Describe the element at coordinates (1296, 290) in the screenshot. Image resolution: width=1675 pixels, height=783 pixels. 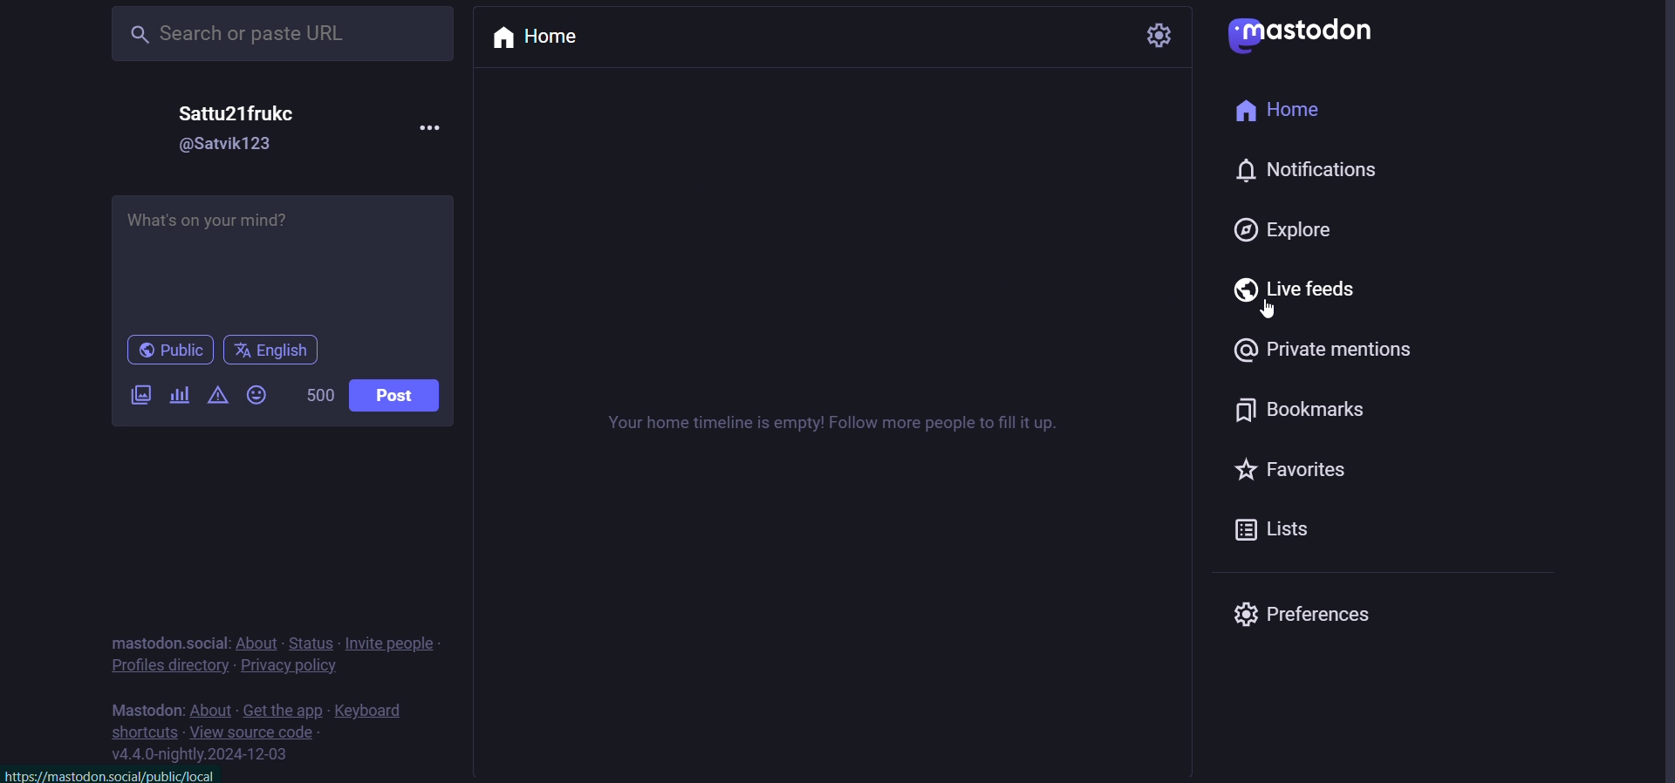
I see `live feed` at that location.